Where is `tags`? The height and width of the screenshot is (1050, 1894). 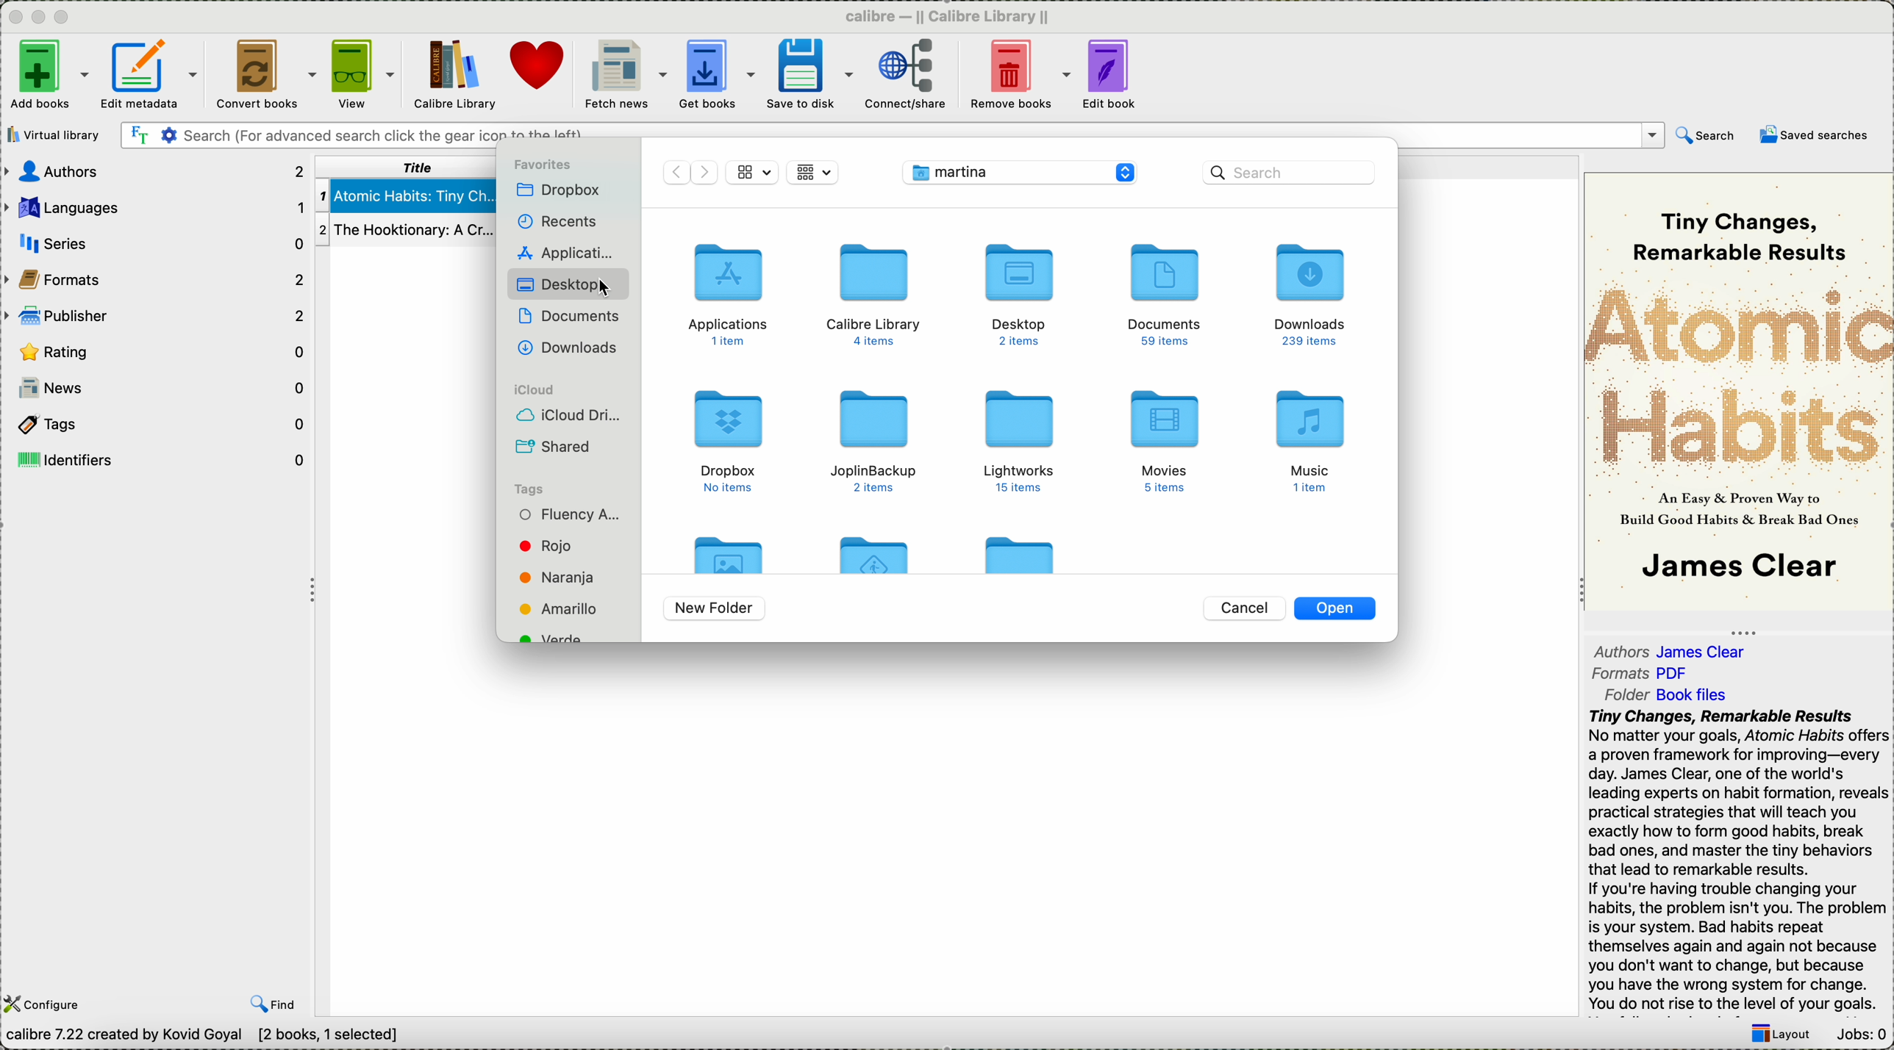 tags is located at coordinates (156, 422).